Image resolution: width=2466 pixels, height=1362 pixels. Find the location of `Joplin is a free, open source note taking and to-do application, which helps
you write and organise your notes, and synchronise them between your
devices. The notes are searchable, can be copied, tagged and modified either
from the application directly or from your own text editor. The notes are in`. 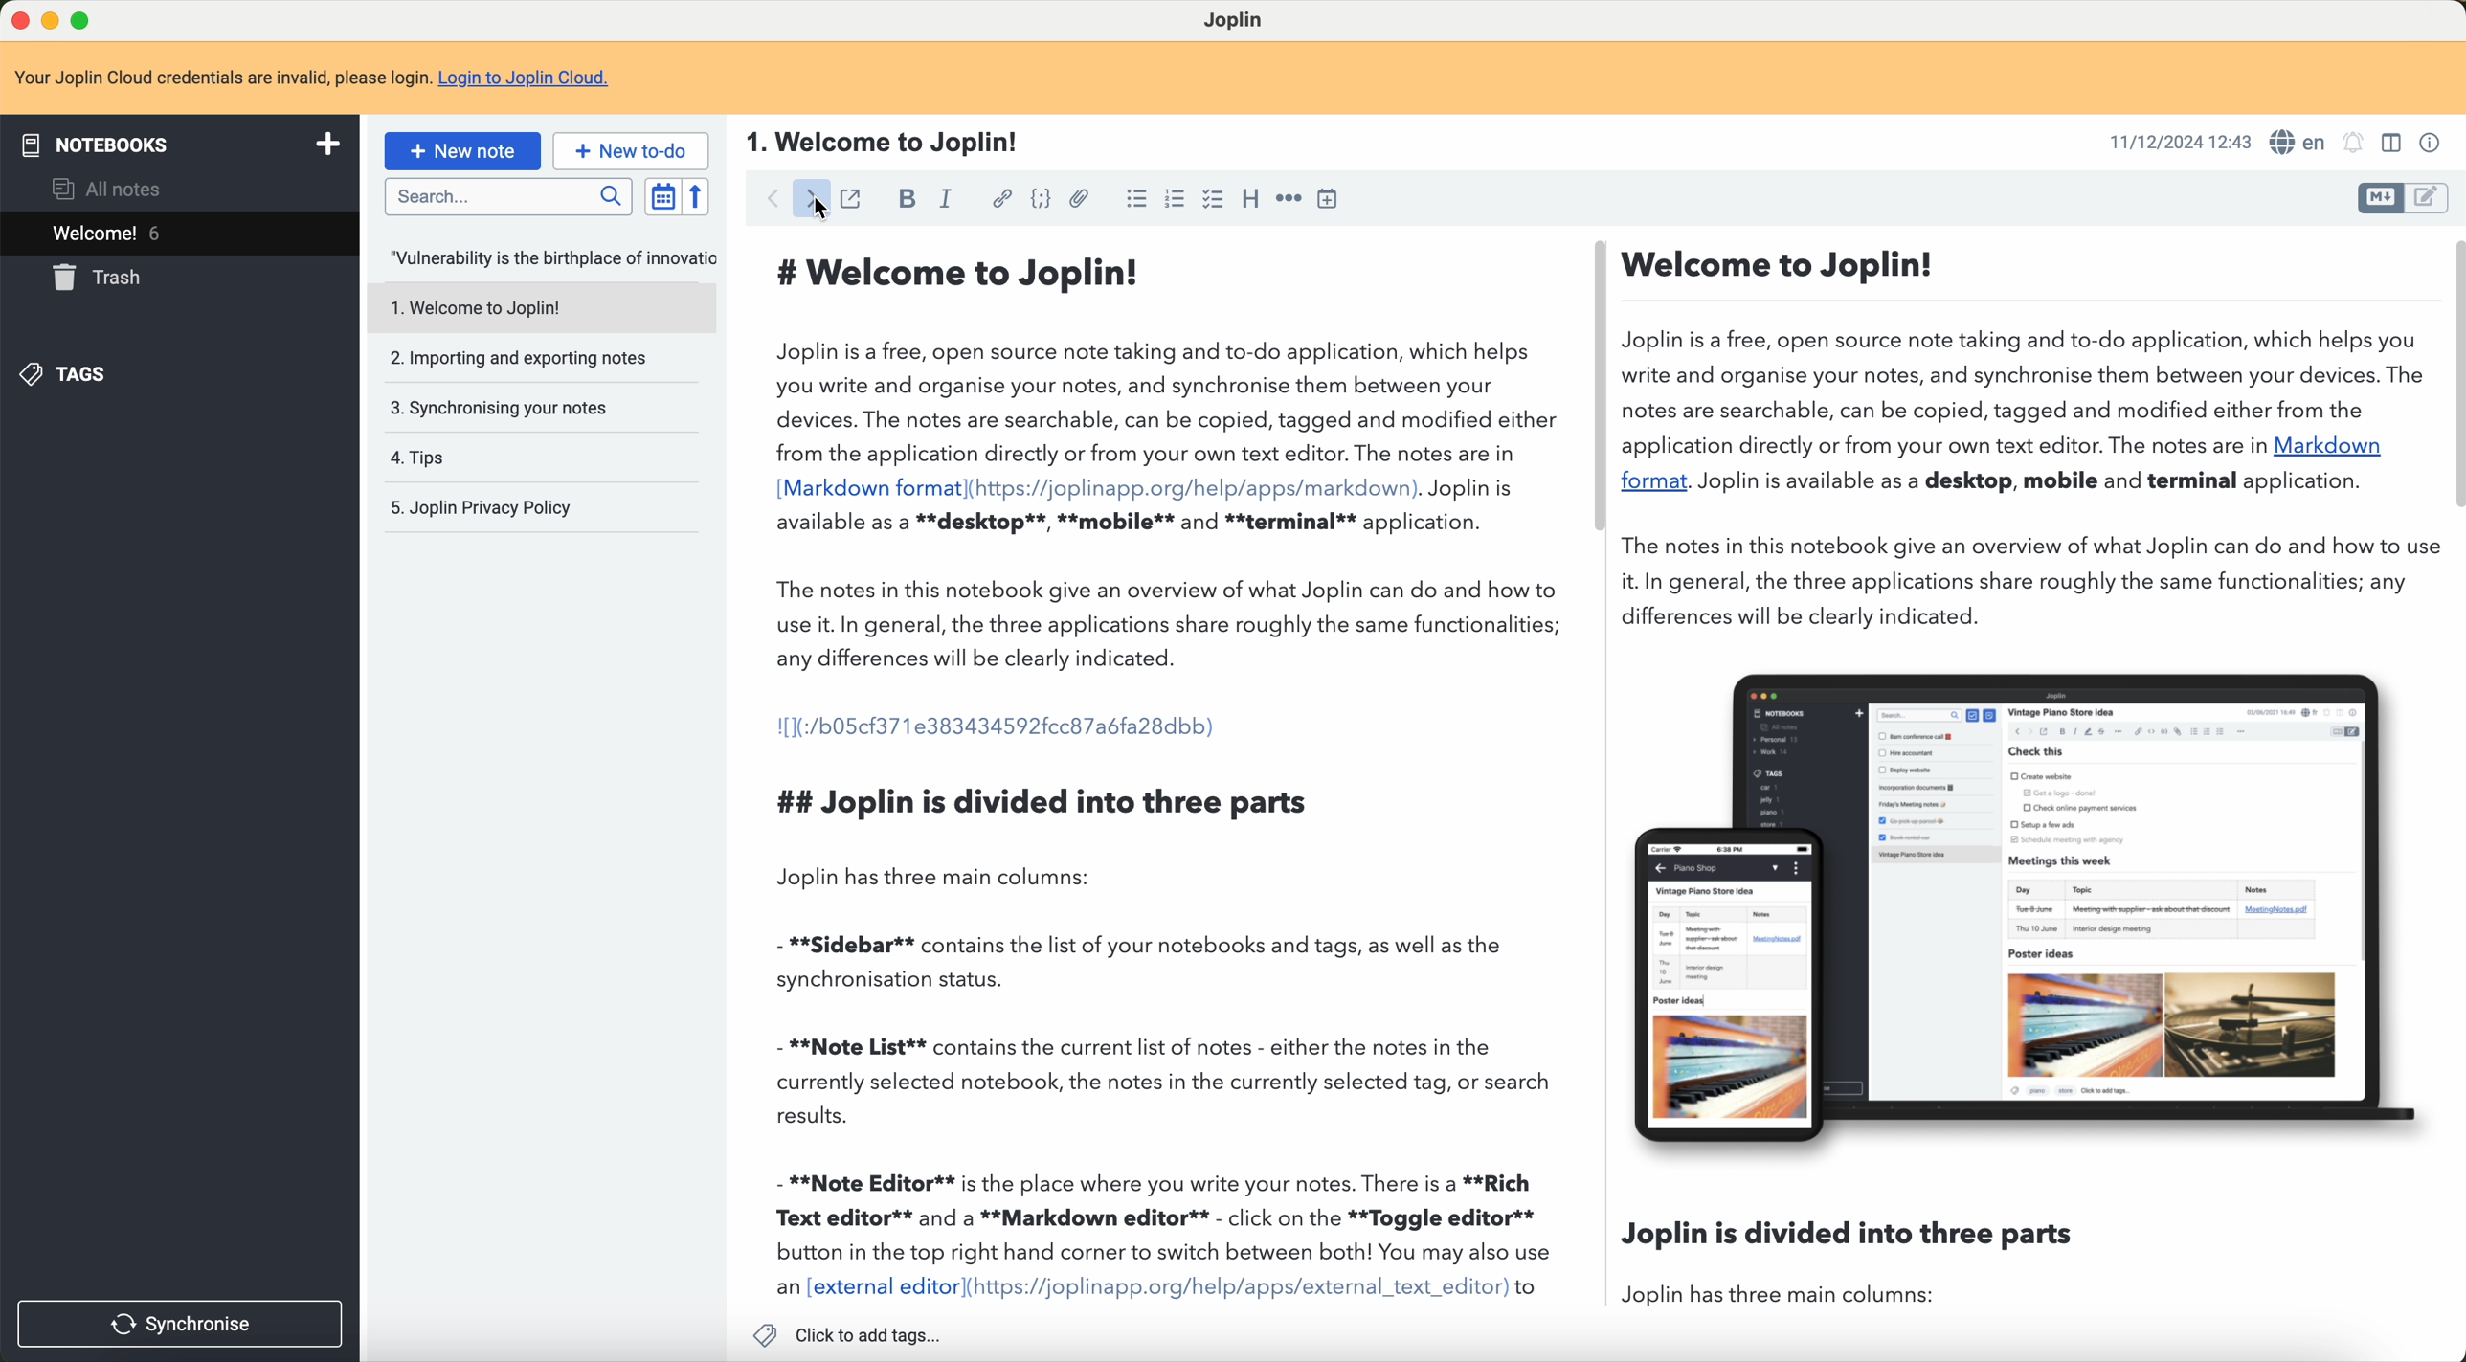

Joplin is a free, open source note taking and to-do application, which helps
you write and organise your notes, and synchronise them between your
devices. The notes are searchable, can be copied, tagged and modified either
from the application directly or from your own text editor. The notes are in is located at coordinates (1159, 404).